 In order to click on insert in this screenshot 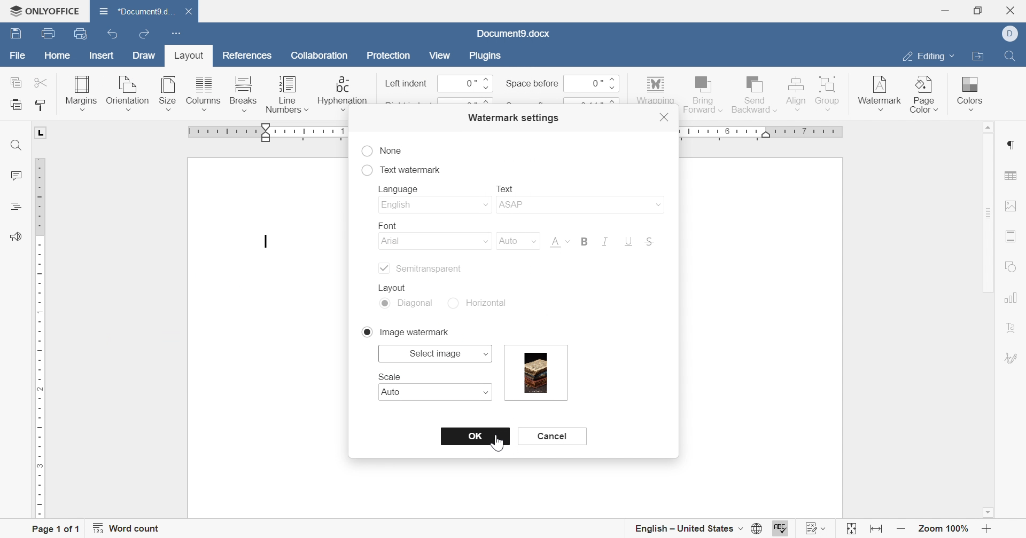, I will do `click(99, 57)`.